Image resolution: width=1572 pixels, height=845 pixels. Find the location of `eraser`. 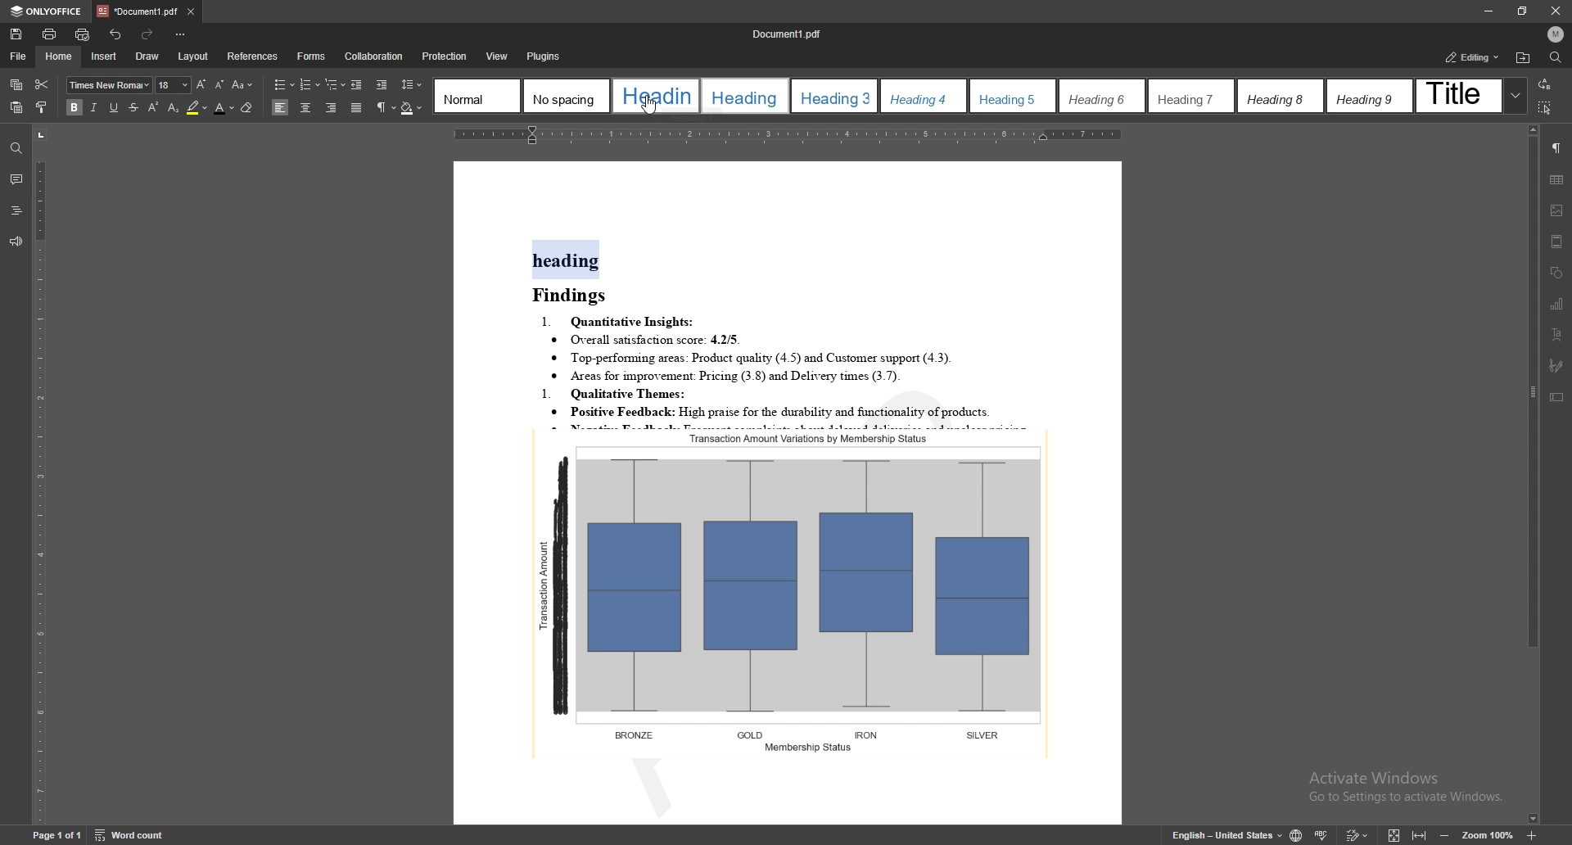

eraser is located at coordinates (248, 107).